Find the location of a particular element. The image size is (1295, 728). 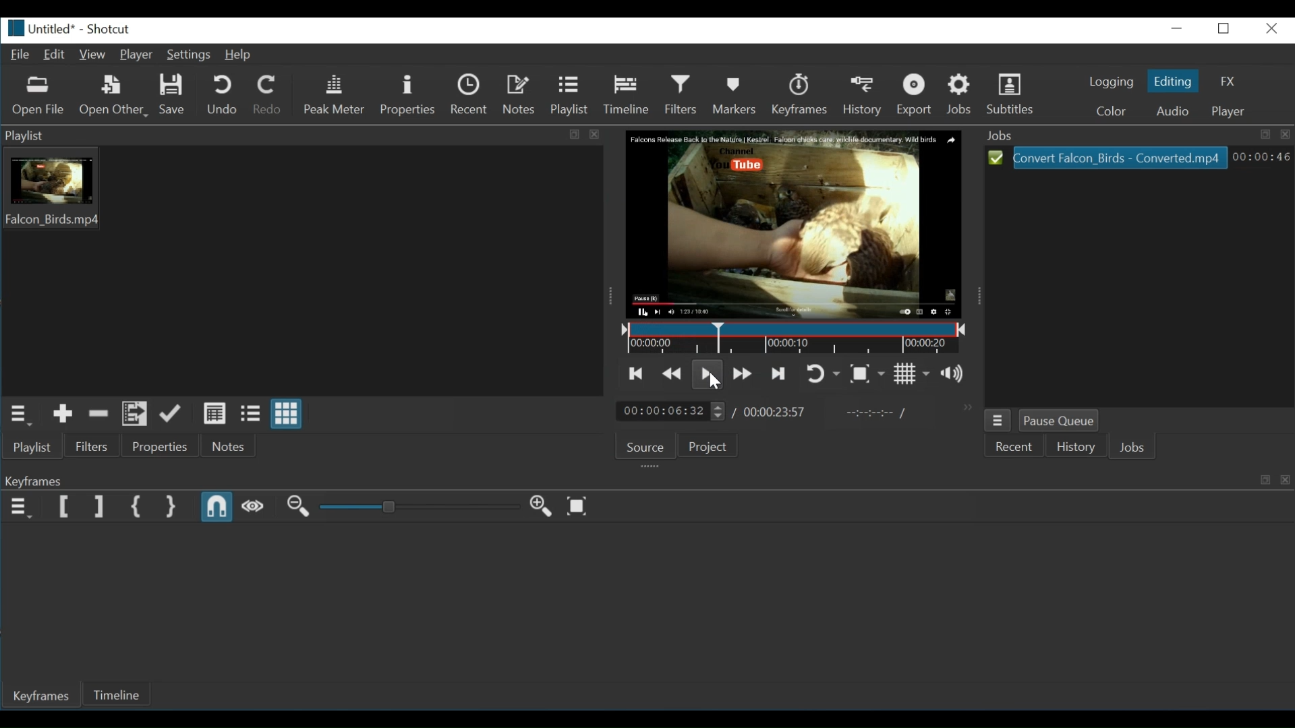

Projects is located at coordinates (708, 445).